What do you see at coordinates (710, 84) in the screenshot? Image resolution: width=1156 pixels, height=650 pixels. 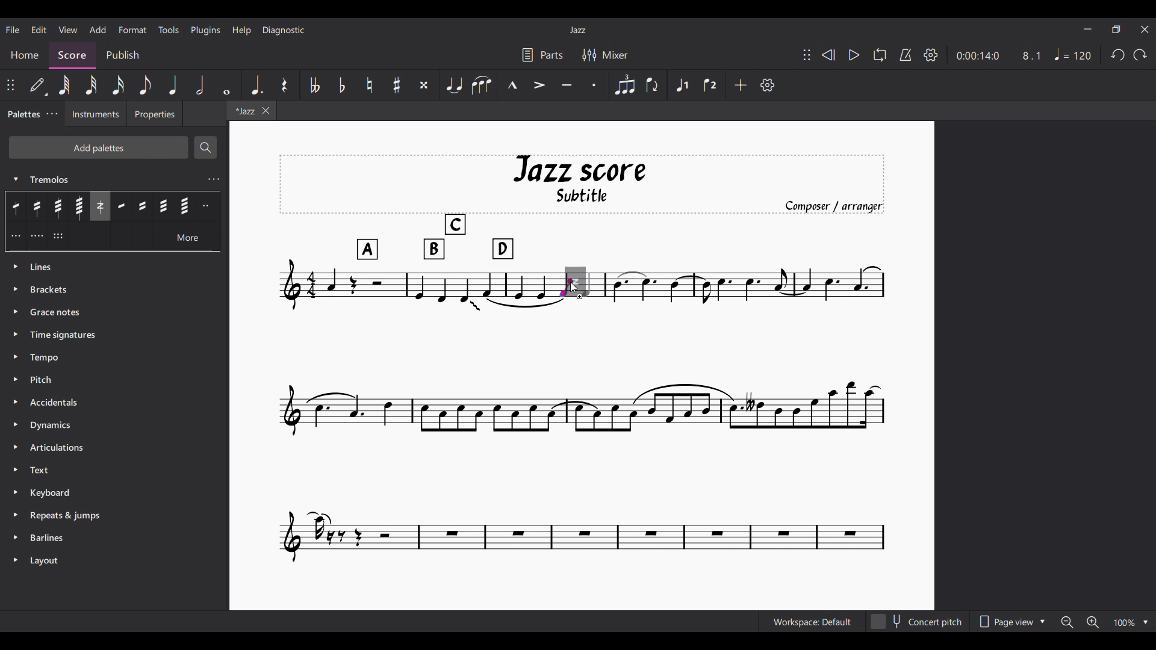 I see `Voice 2` at bounding box center [710, 84].